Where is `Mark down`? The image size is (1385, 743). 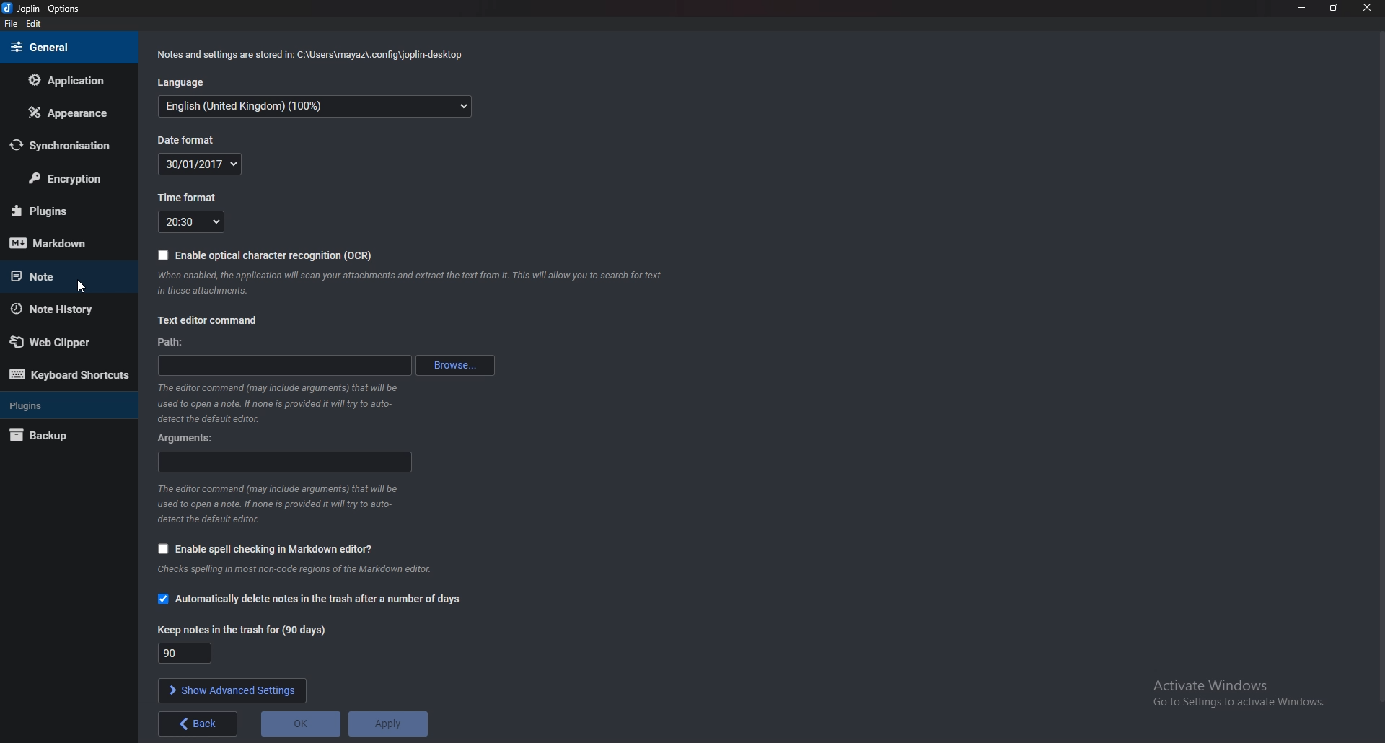
Mark down is located at coordinates (61, 244).